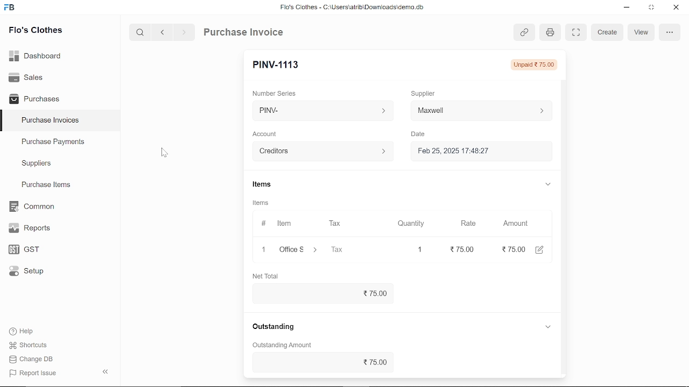 The width and height of the screenshot is (689, 387). What do you see at coordinates (12, 8) in the screenshot?
I see `frappe books logo` at bounding box center [12, 8].